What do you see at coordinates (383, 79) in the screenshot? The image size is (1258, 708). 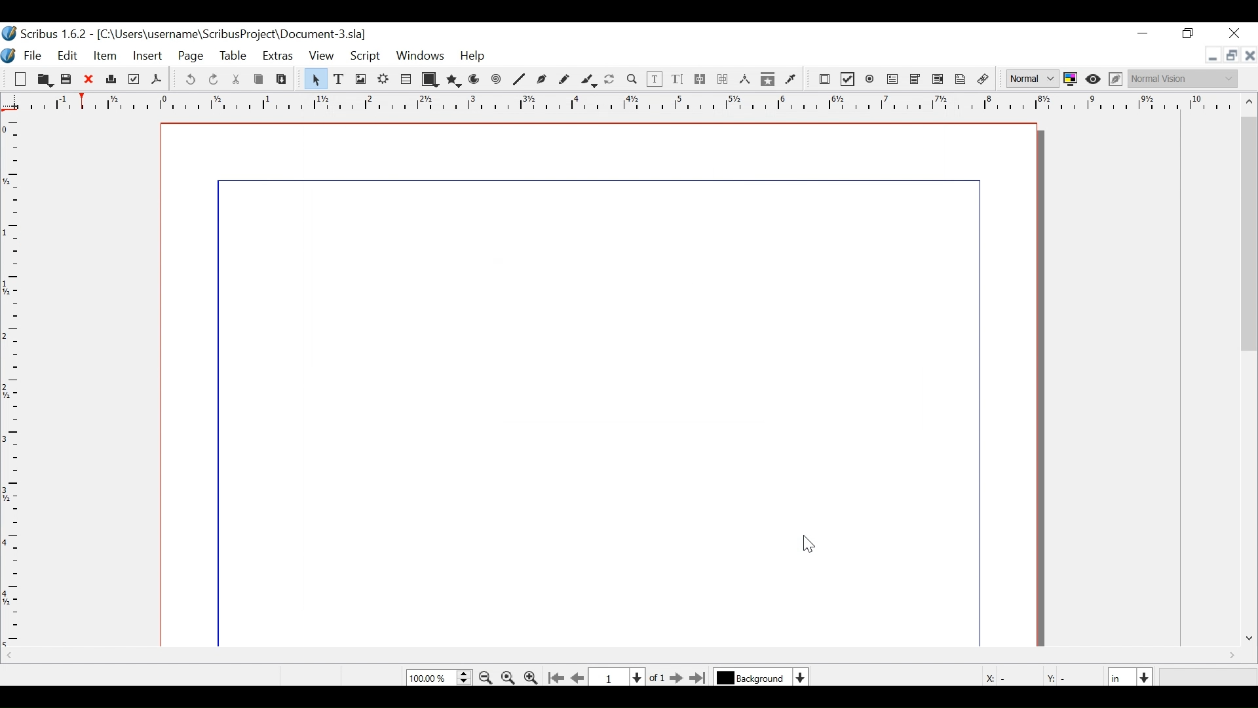 I see `Render Frame` at bounding box center [383, 79].